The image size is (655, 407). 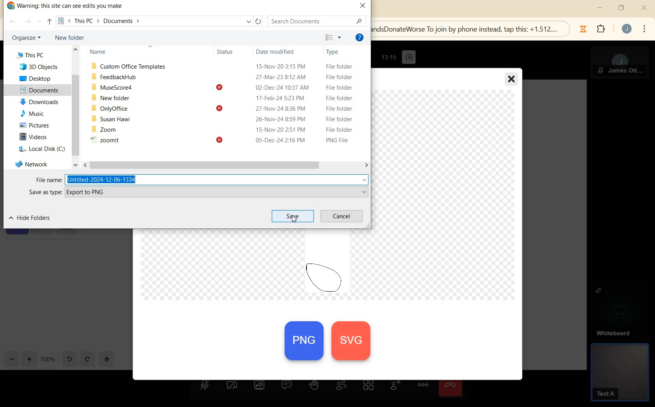 I want to click on account, so click(x=627, y=29).